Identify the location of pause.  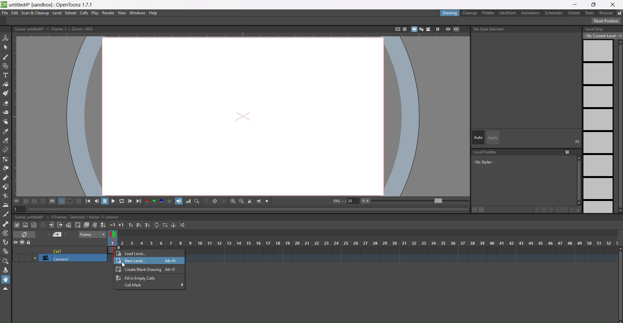
(105, 201).